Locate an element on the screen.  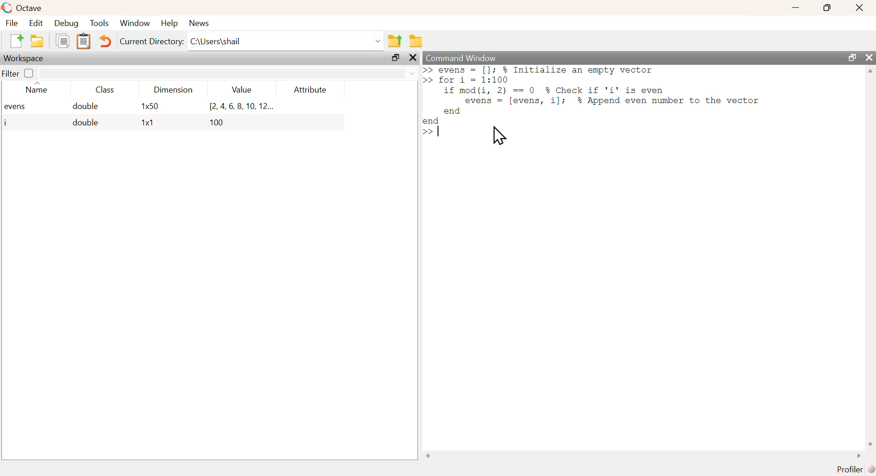
close is located at coordinates (861, 7).